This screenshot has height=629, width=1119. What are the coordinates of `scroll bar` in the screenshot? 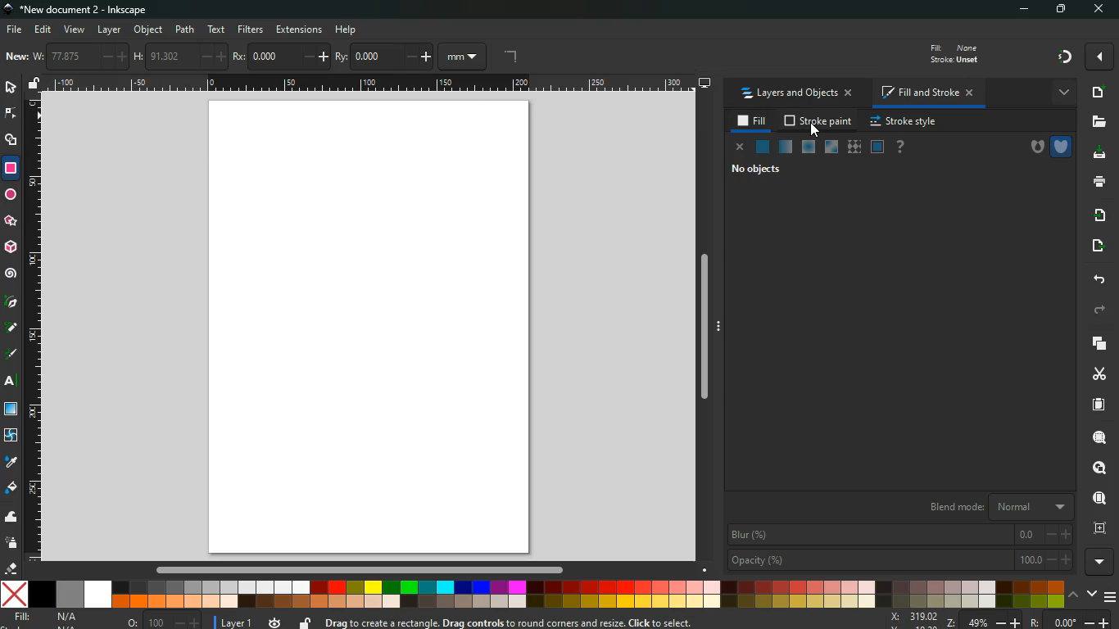 It's located at (356, 570).